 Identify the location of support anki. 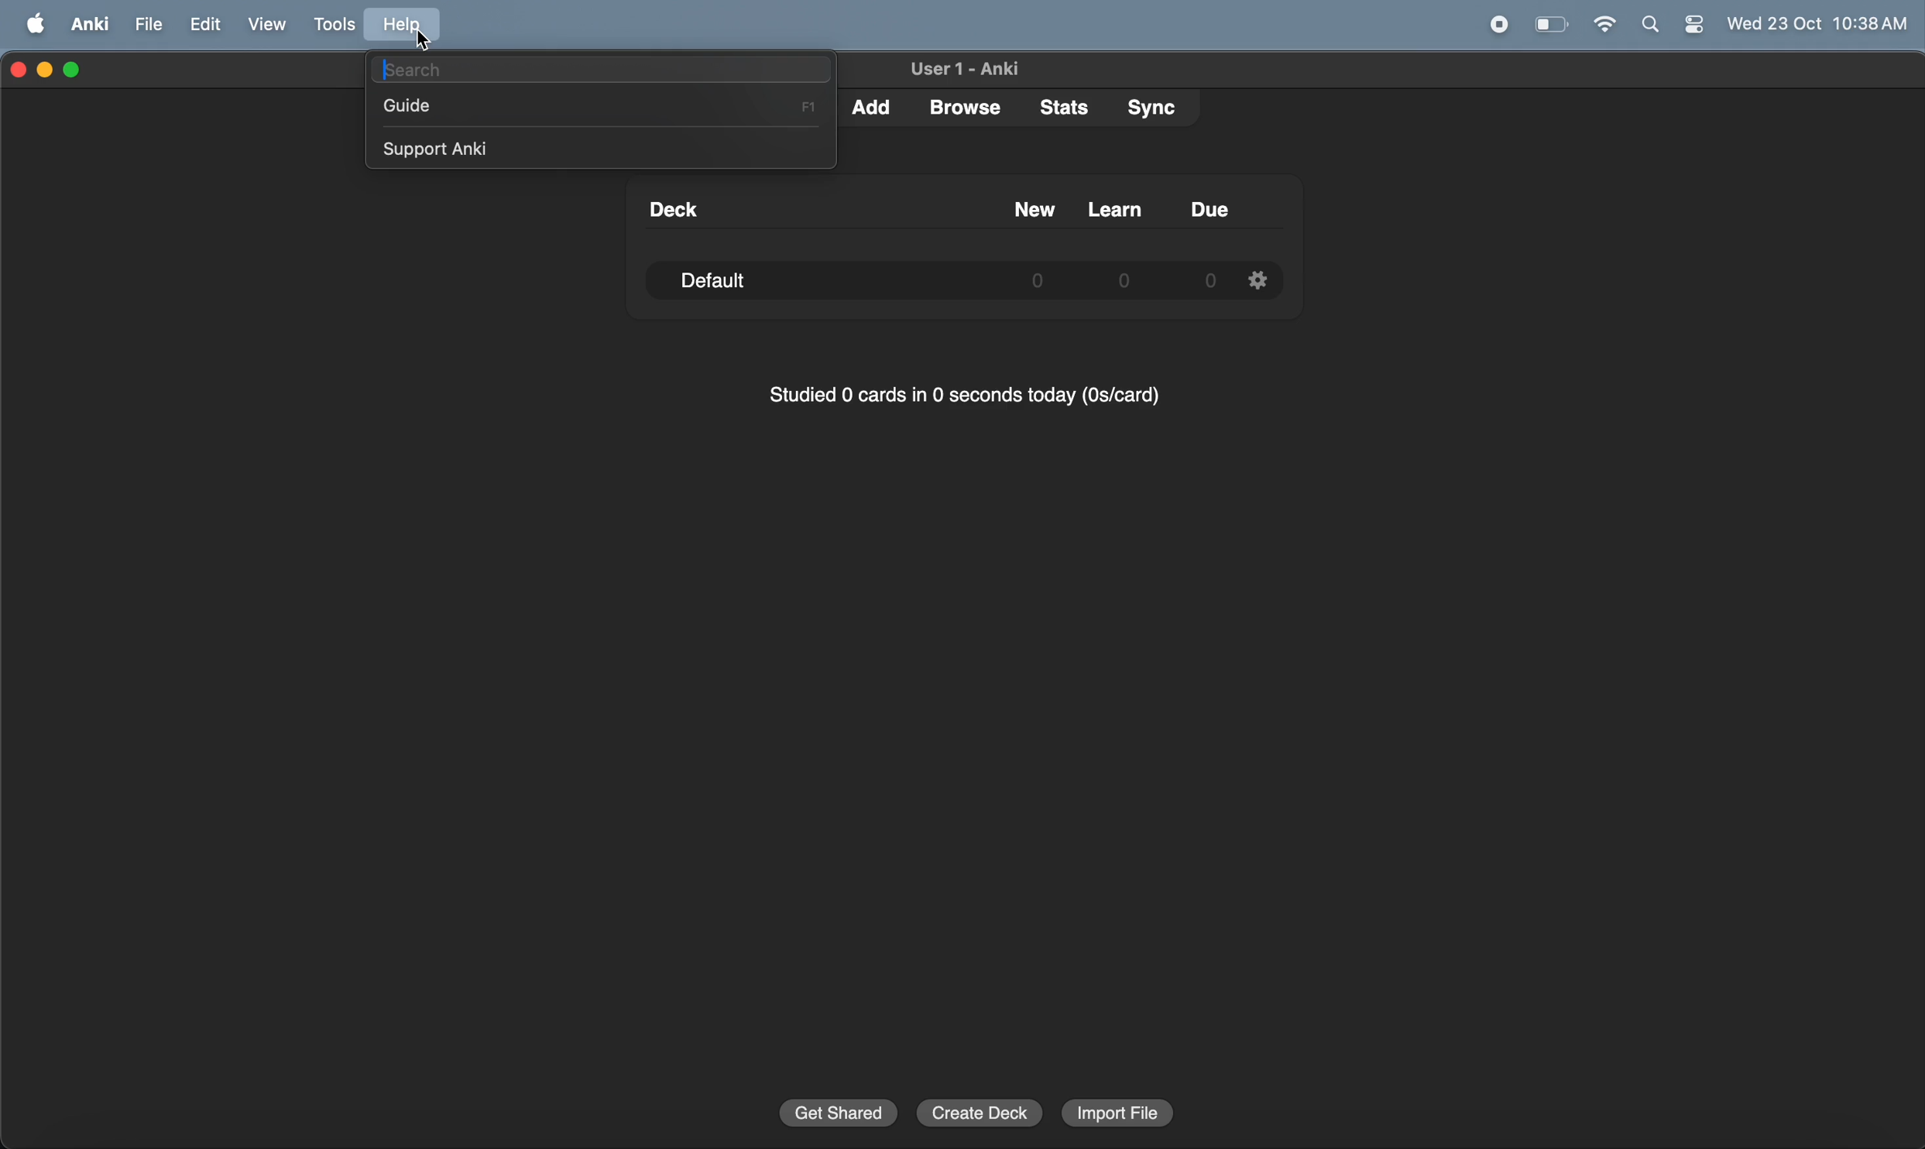
(605, 146).